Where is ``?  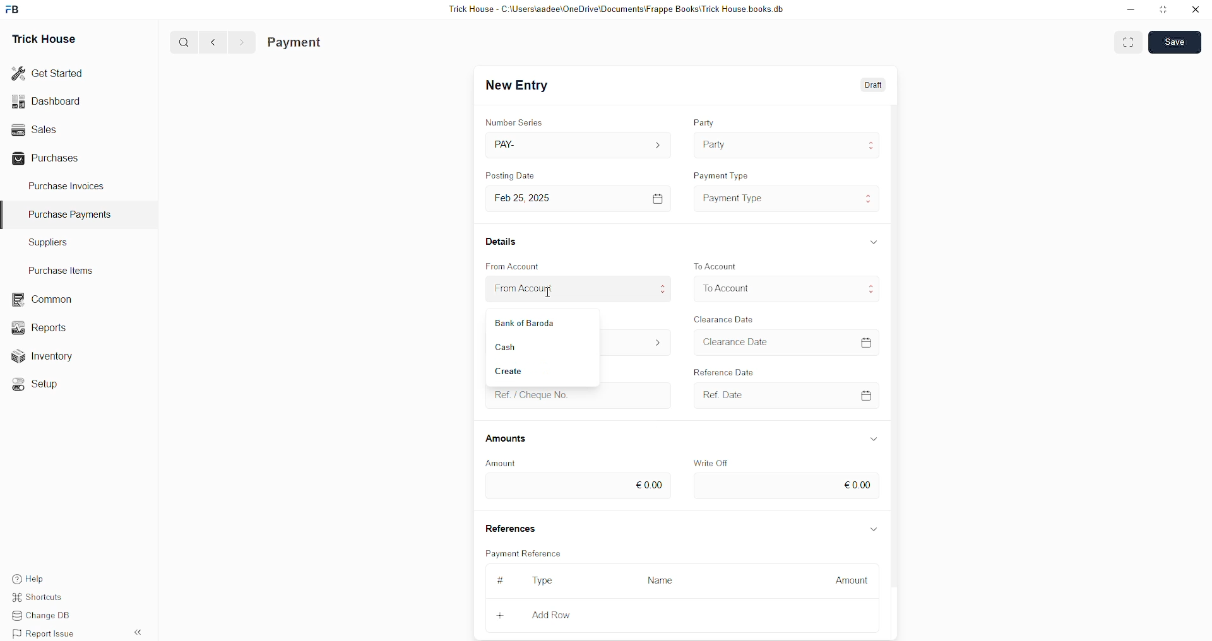  is located at coordinates (874, 438).